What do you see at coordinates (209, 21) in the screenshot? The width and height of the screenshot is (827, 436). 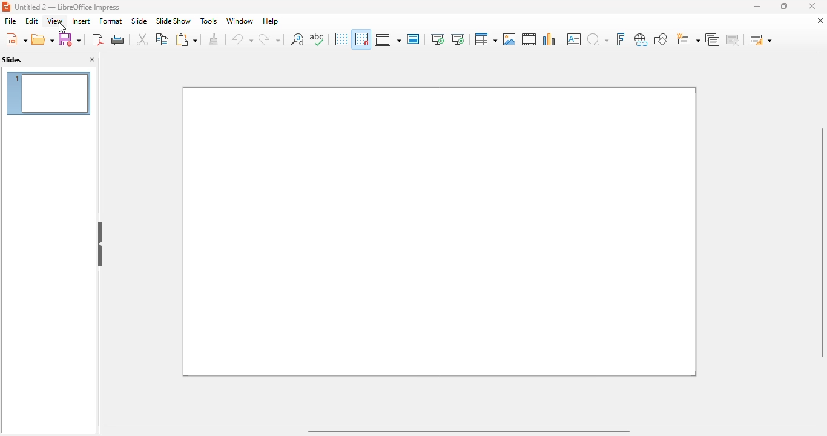 I see `tools` at bounding box center [209, 21].